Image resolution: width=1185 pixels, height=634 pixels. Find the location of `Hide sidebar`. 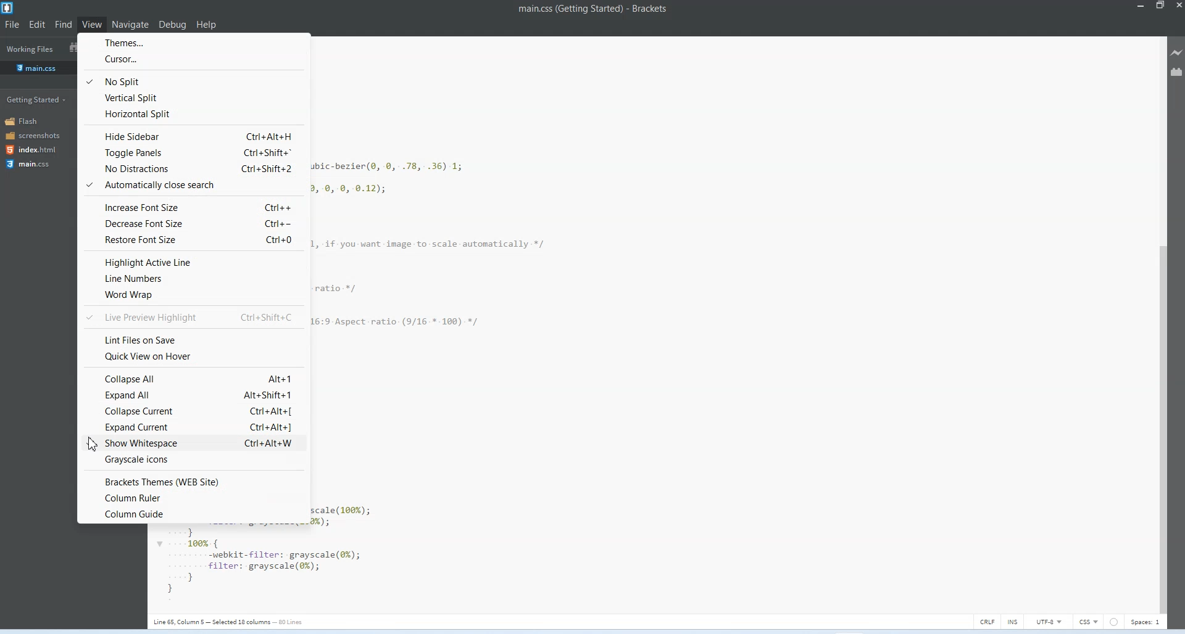

Hide sidebar is located at coordinates (193, 136).